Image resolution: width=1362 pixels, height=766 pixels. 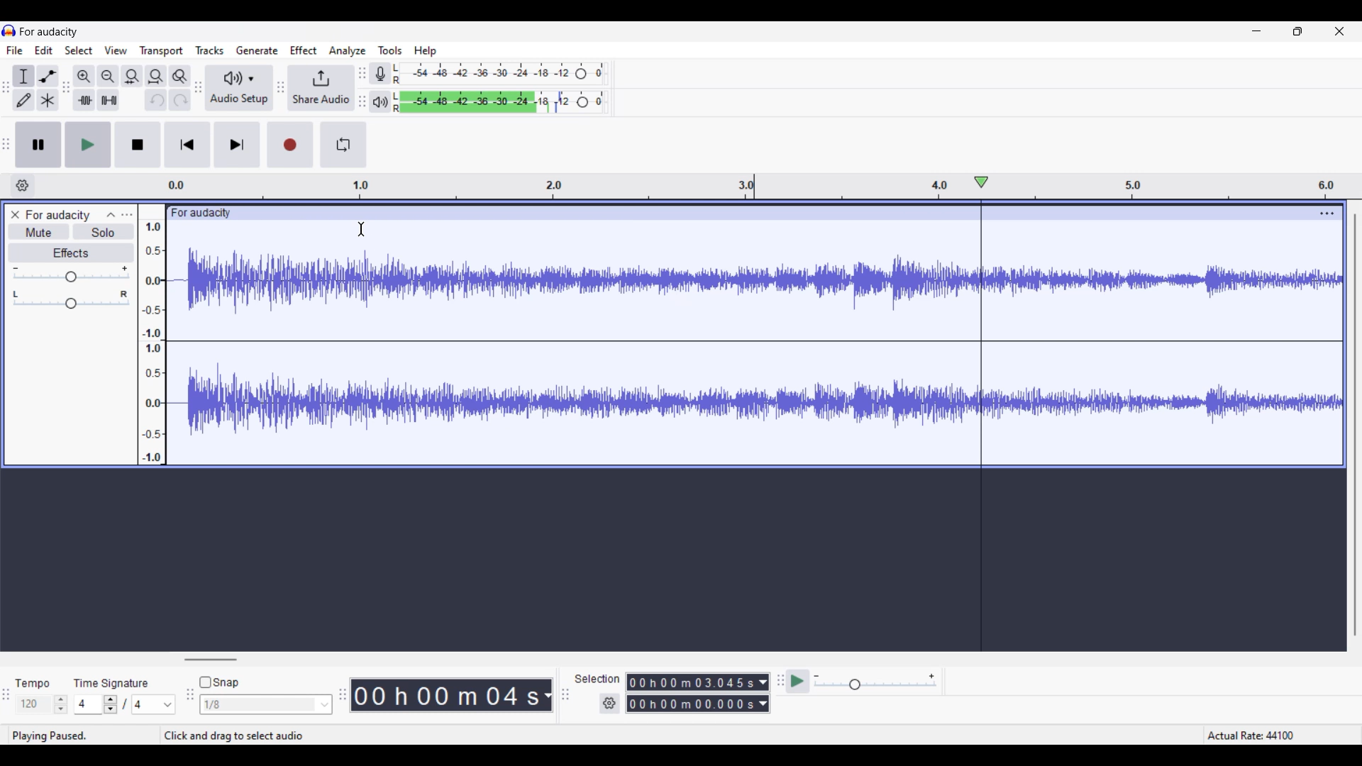 What do you see at coordinates (42, 704) in the screenshot?
I see `Tempo settings` at bounding box center [42, 704].